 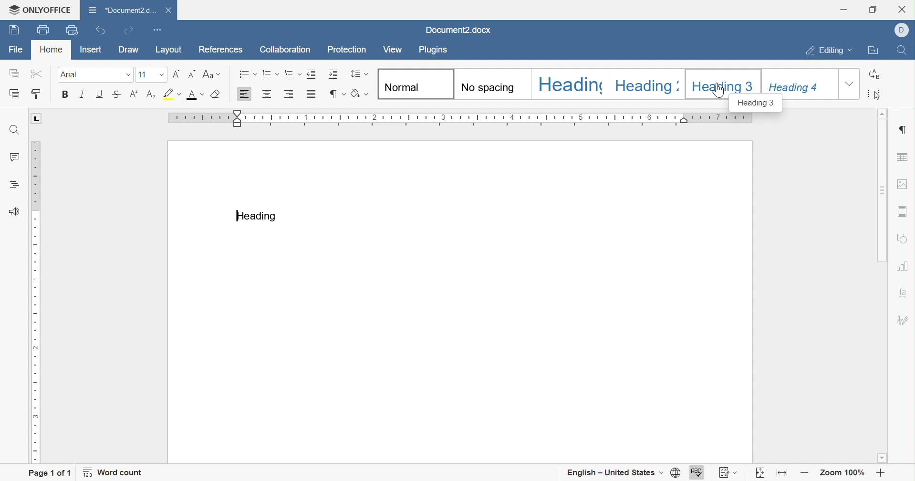 What do you see at coordinates (803, 474) in the screenshot?
I see `Zoom out` at bounding box center [803, 474].